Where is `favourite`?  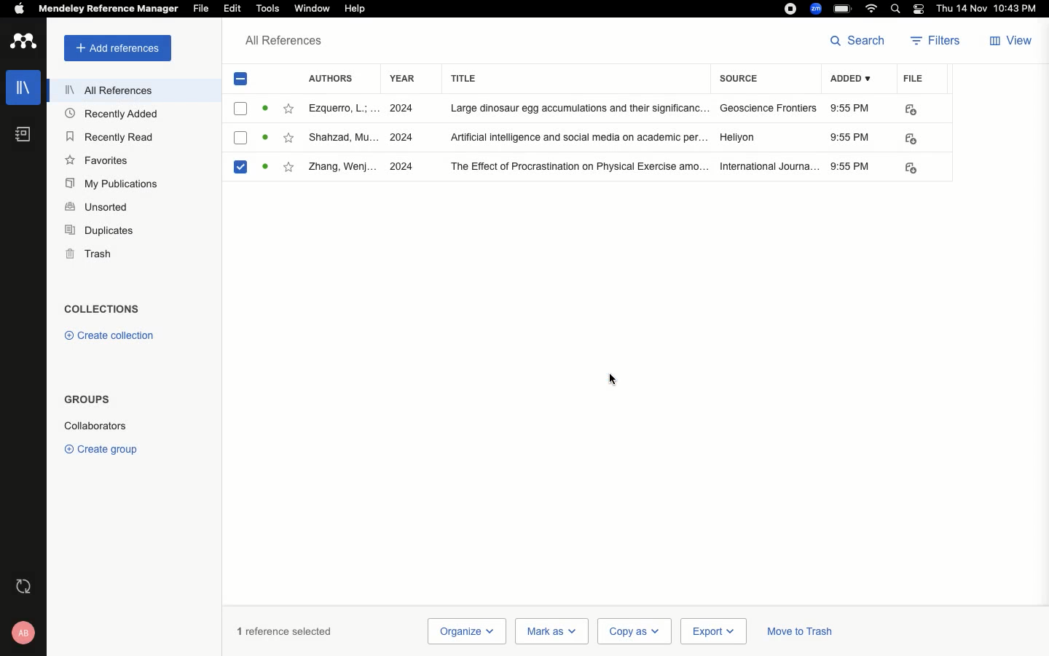 favourite is located at coordinates (289, 166).